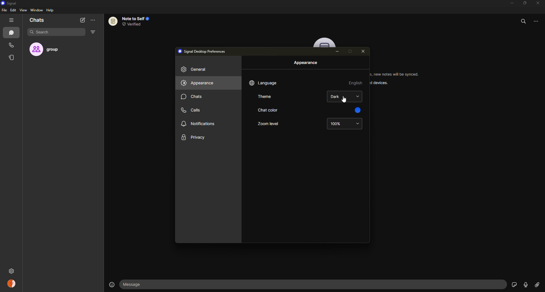 This screenshot has width=545, height=292. Describe the element at coordinates (37, 20) in the screenshot. I see `chats` at that location.